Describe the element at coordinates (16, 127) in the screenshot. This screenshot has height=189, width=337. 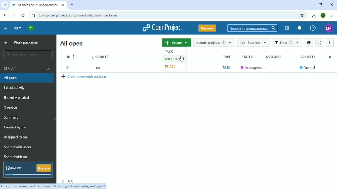
I see `Created by me` at that location.